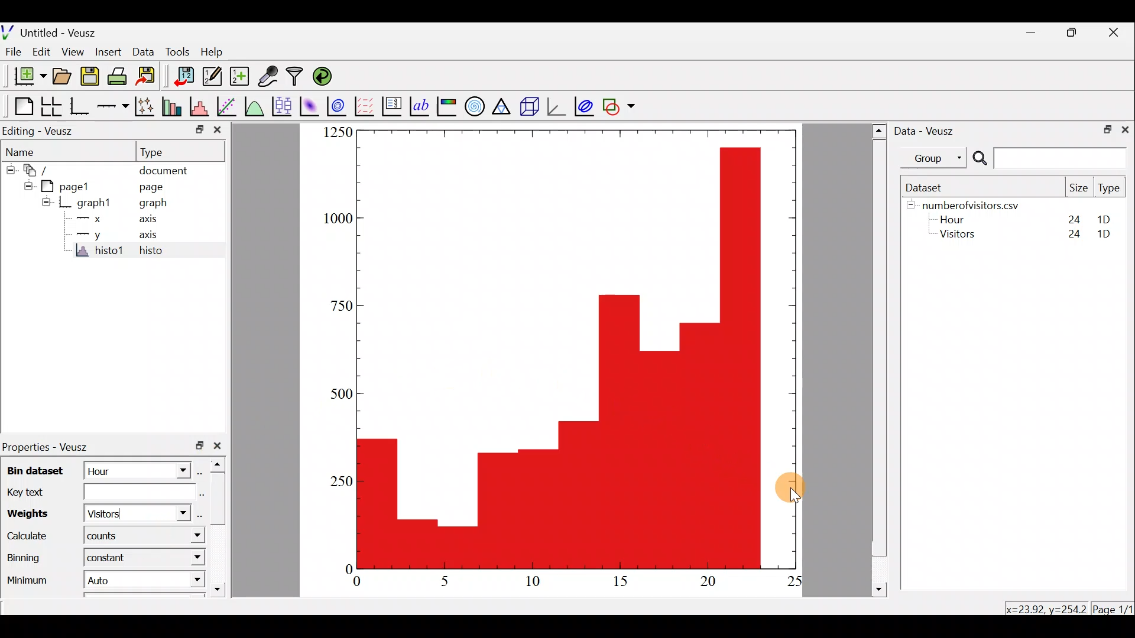 The image size is (1135, 638). Describe the element at coordinates (39, 471) in the screenshot. I see `Bin dataset` at that location.